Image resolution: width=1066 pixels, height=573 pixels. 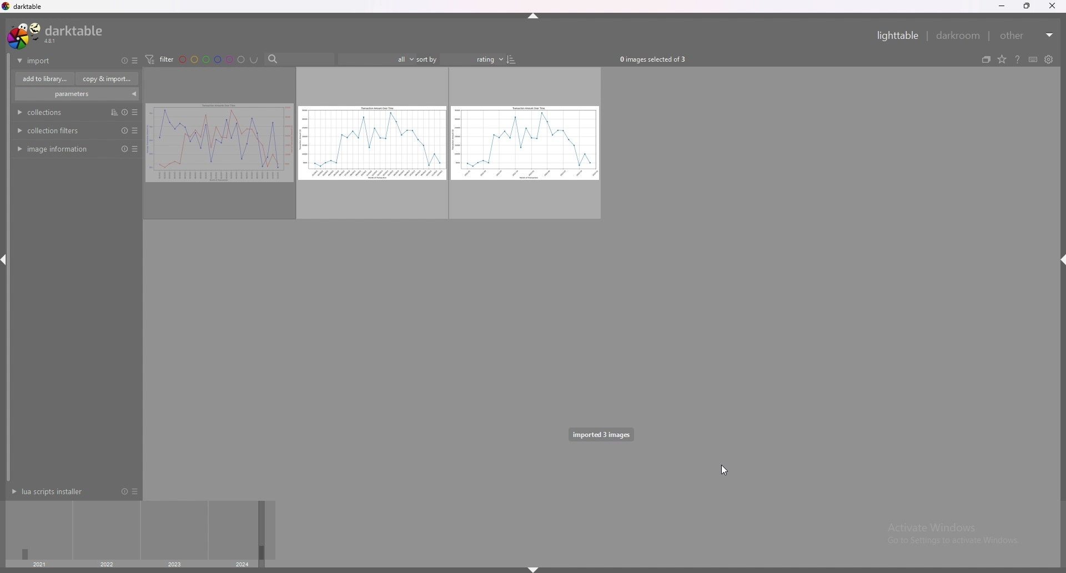 I want to click on presets, so click(x=134, y=61).